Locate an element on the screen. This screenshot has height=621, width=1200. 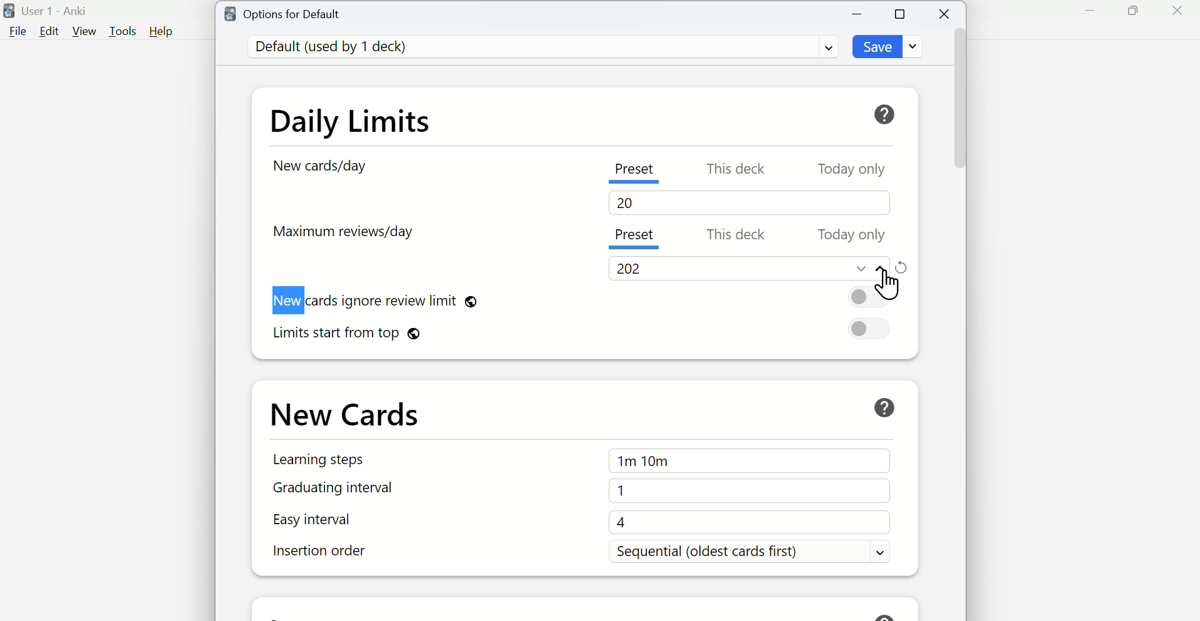
Refresh is located at coordinates (902, 267).